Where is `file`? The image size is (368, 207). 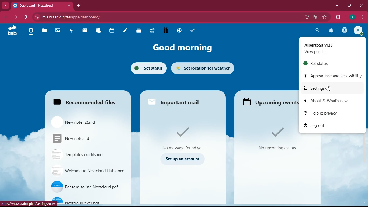
file is located at coordinates (44, 30).